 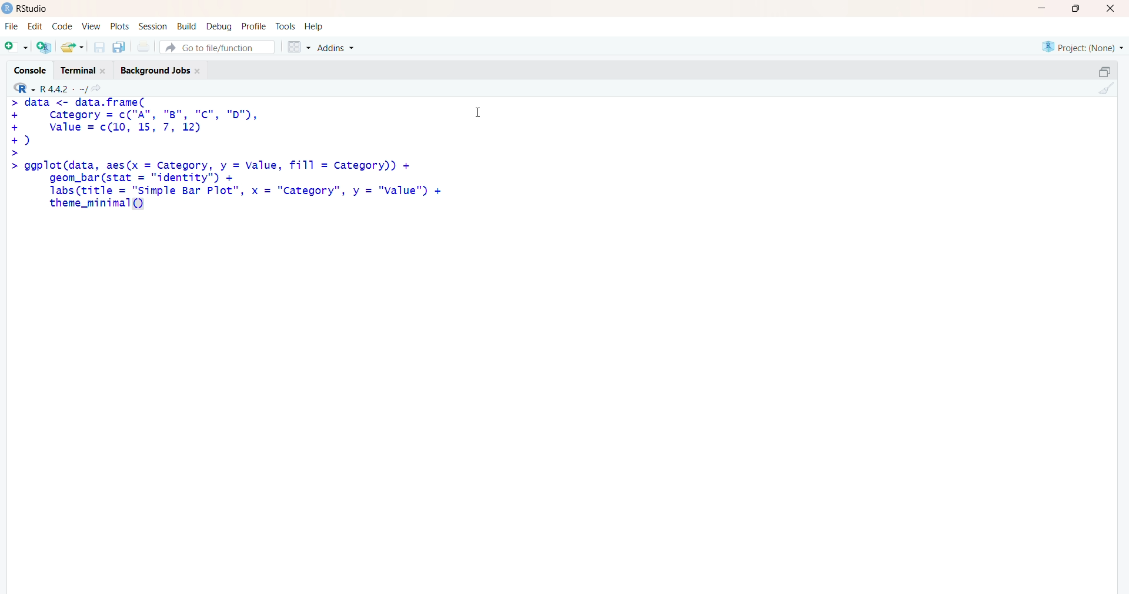 I want to click on print current file, so click(x=142, y=46).